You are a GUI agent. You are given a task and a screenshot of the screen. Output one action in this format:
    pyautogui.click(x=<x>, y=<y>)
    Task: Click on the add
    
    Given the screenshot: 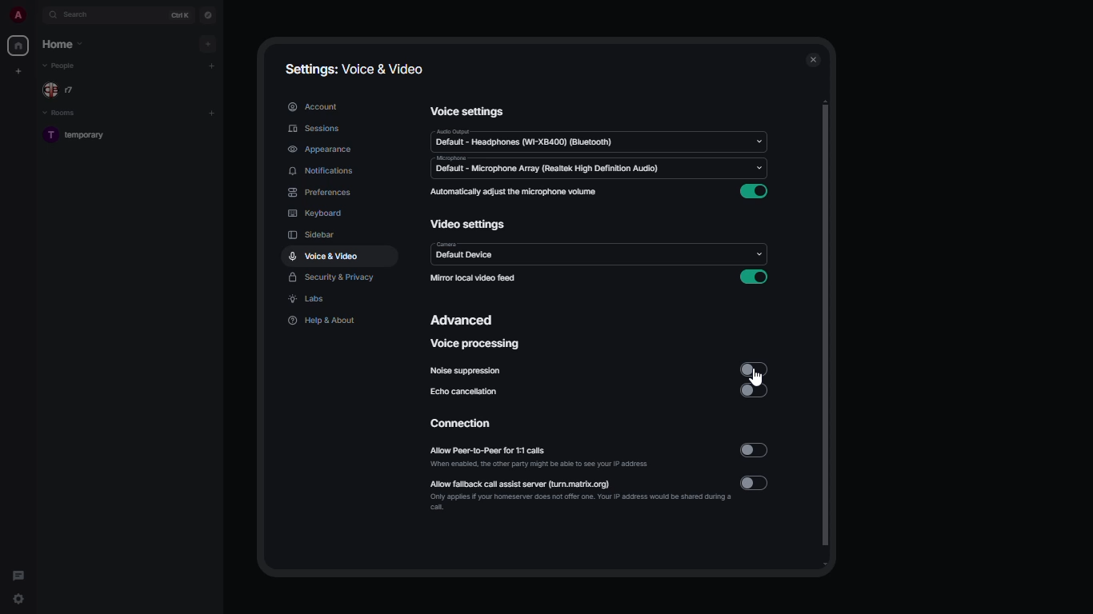 What is the action you would take?
    pyautogui.click(x=213, y=65)
    